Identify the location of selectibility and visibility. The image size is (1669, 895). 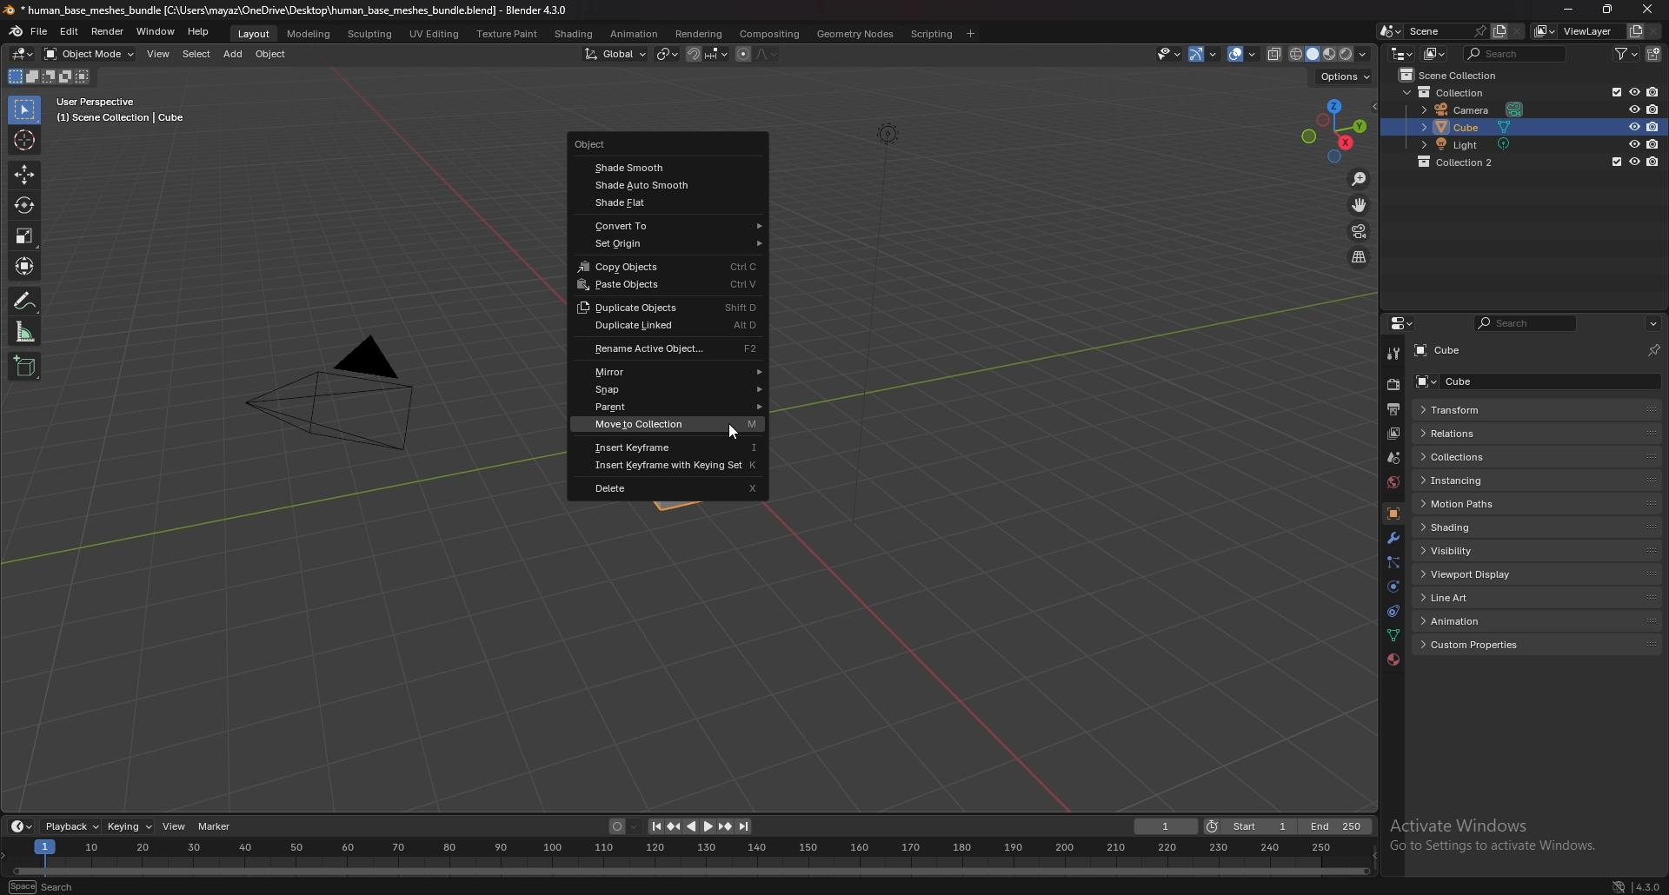
(1170, 54).